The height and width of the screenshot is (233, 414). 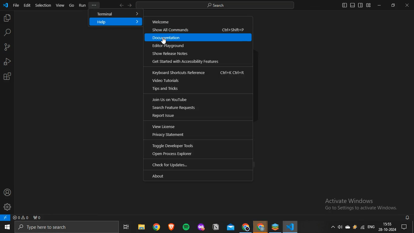 What do you see at coordinates (195, 175) in the screenshot?
I see `About` at bounding box center [195, 175].